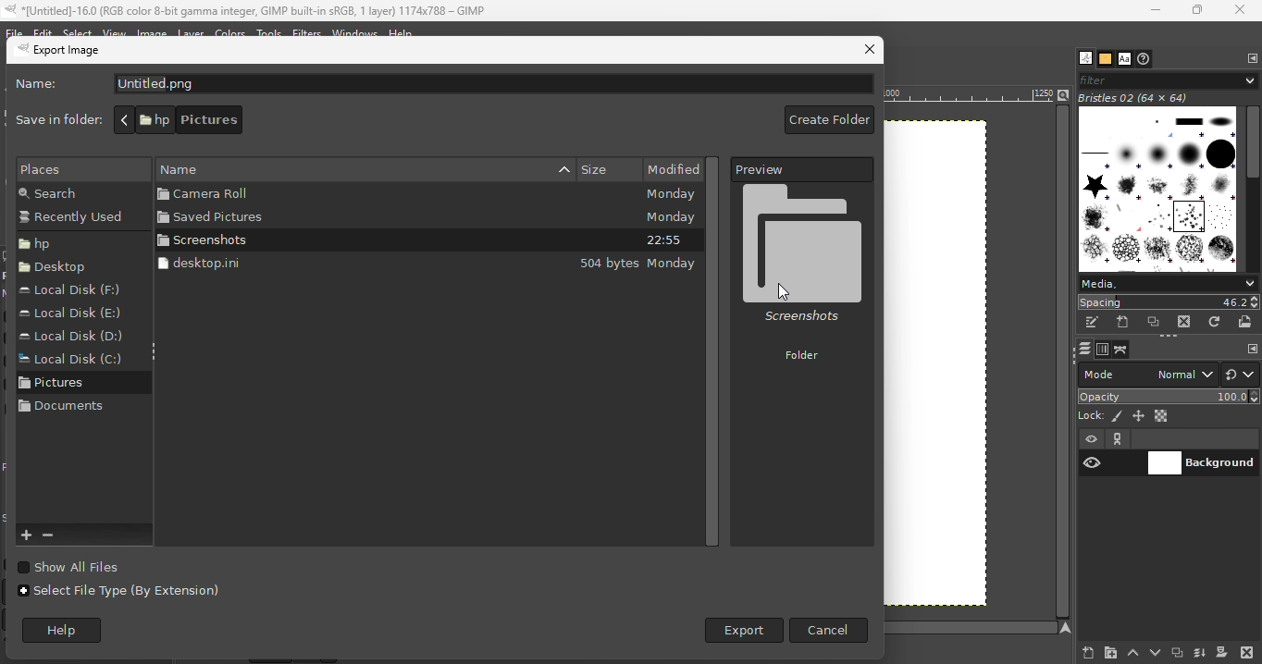  Describe the element at coordinates (75, 219) in the screenshot. I see `Recently used` at that location.